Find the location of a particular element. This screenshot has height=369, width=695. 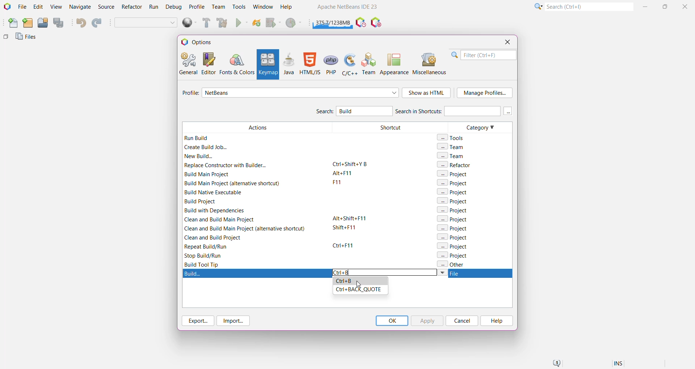

Profile Main project is located at coordinates (294, 24).